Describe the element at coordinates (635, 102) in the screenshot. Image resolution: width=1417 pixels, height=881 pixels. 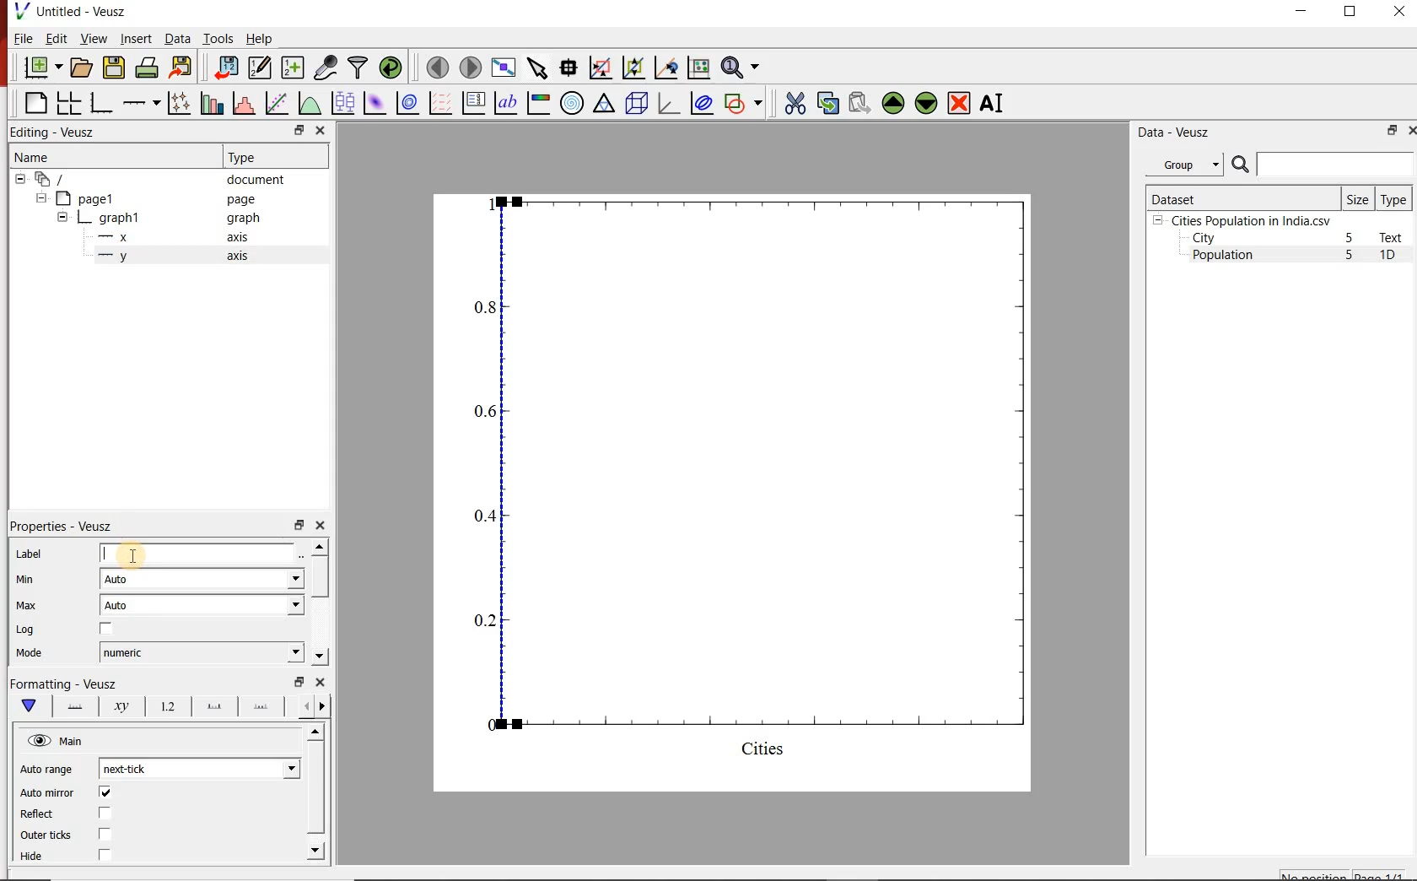
I see `3d scene` at that location.